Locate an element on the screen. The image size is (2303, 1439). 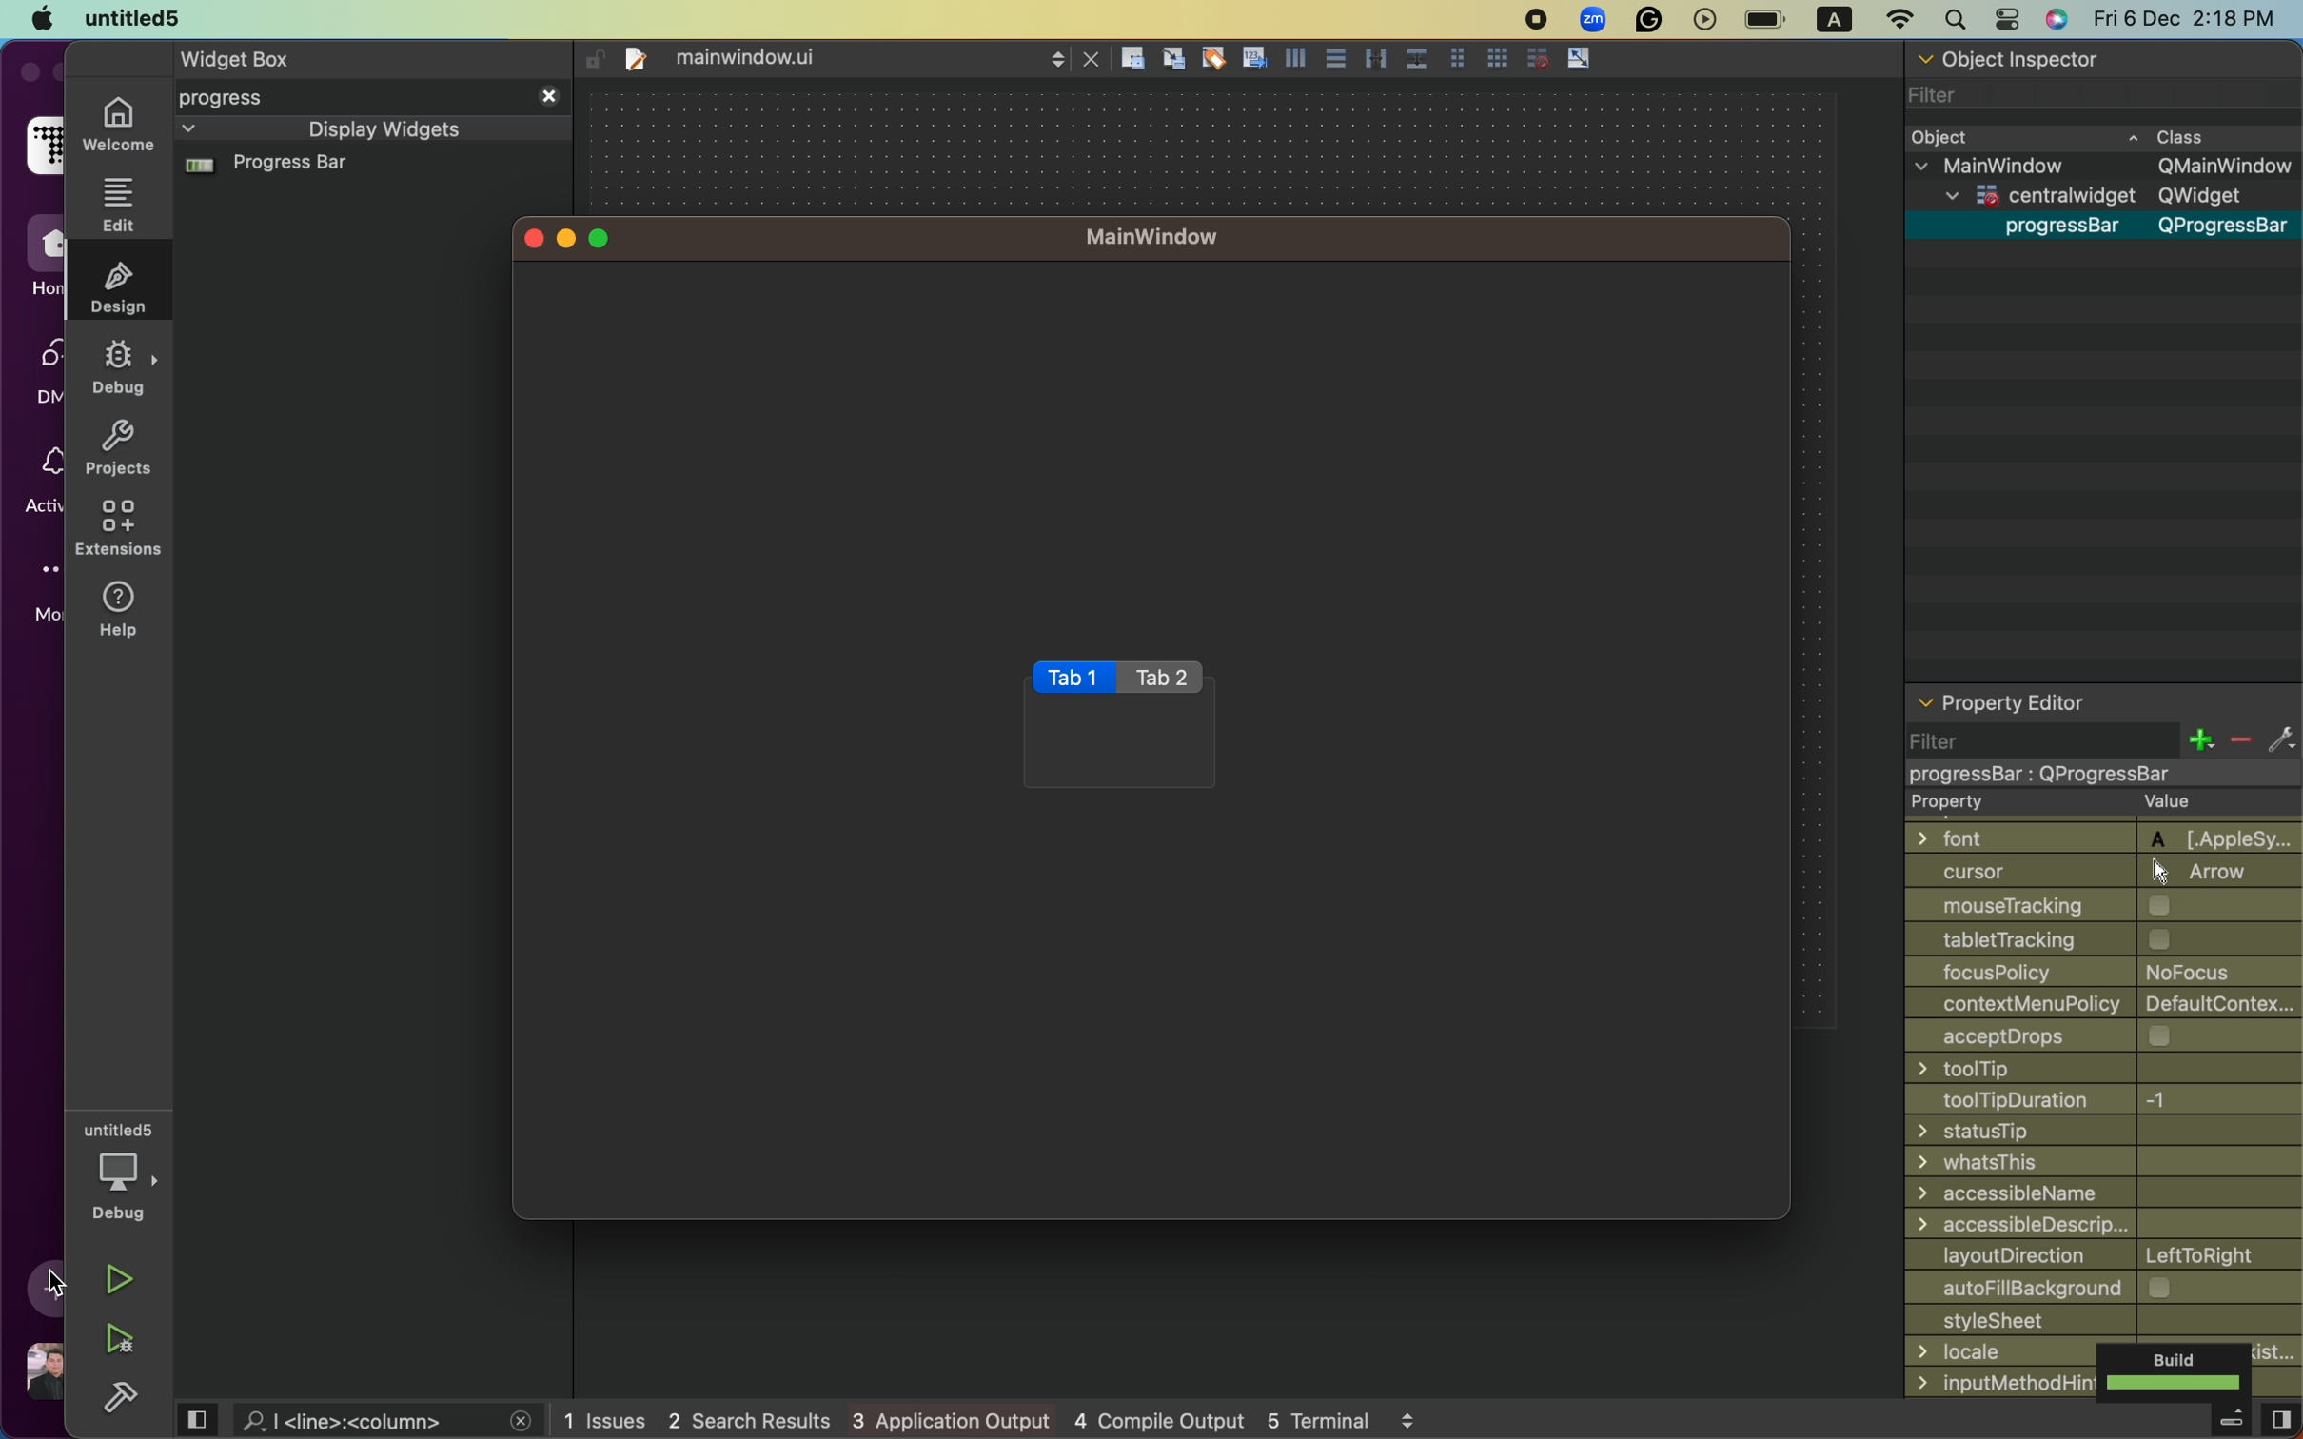
create rectangle is located at coordinates (1132, 56).